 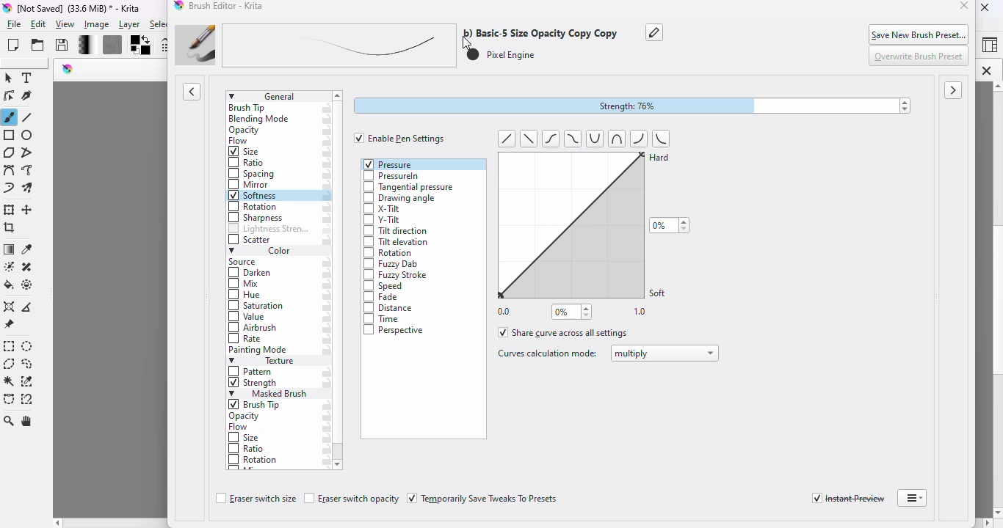 What do you see at coordinates (10, 210) in the screenshot?
I see `transform a layer or a section` at bounding box center [10, 210].